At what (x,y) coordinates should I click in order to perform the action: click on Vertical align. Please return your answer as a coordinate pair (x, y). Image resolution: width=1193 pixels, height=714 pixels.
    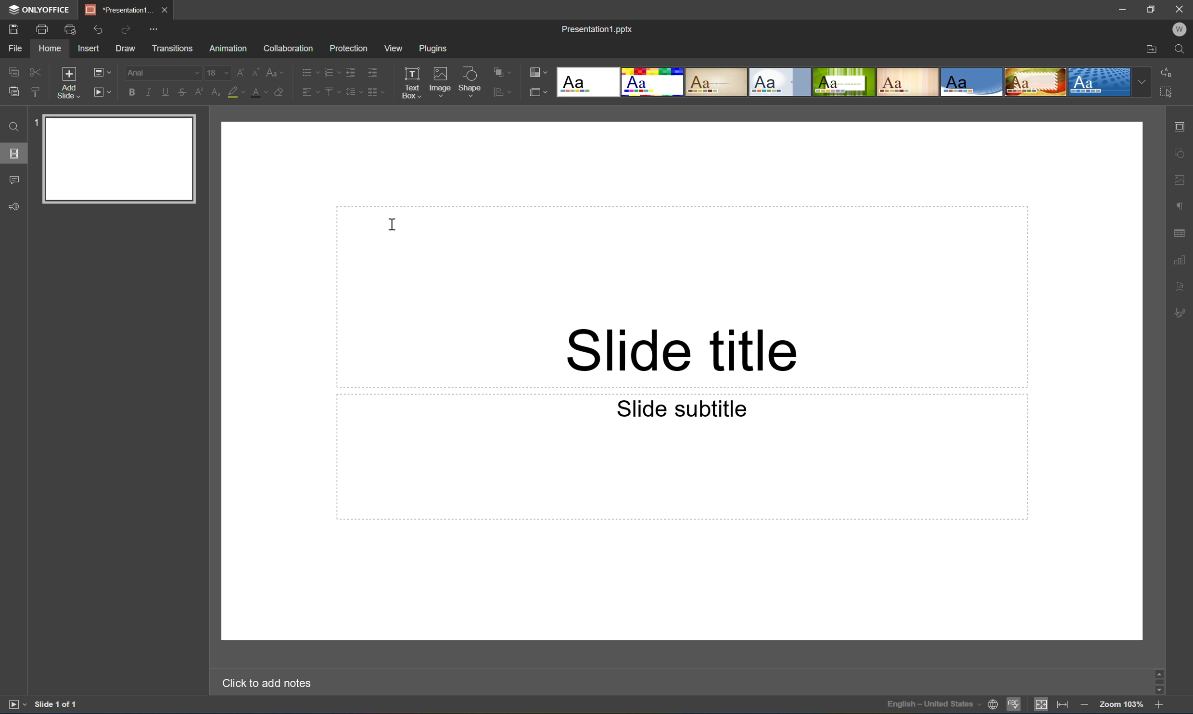
    Looking at the image, I should click on (333, 90).